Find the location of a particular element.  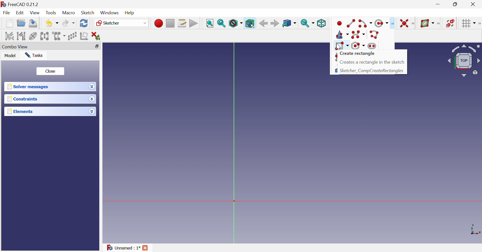

Drop down is located at coordinates (93, 87).